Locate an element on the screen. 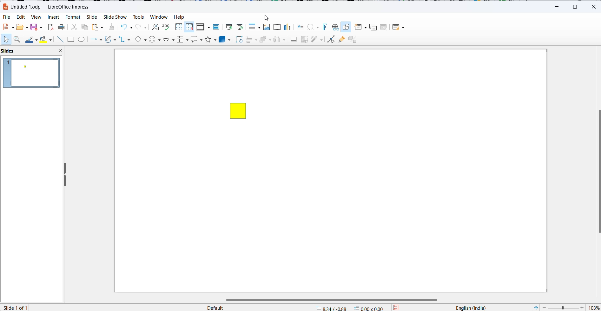  Insert audio video is located at coordinates (278, 27).